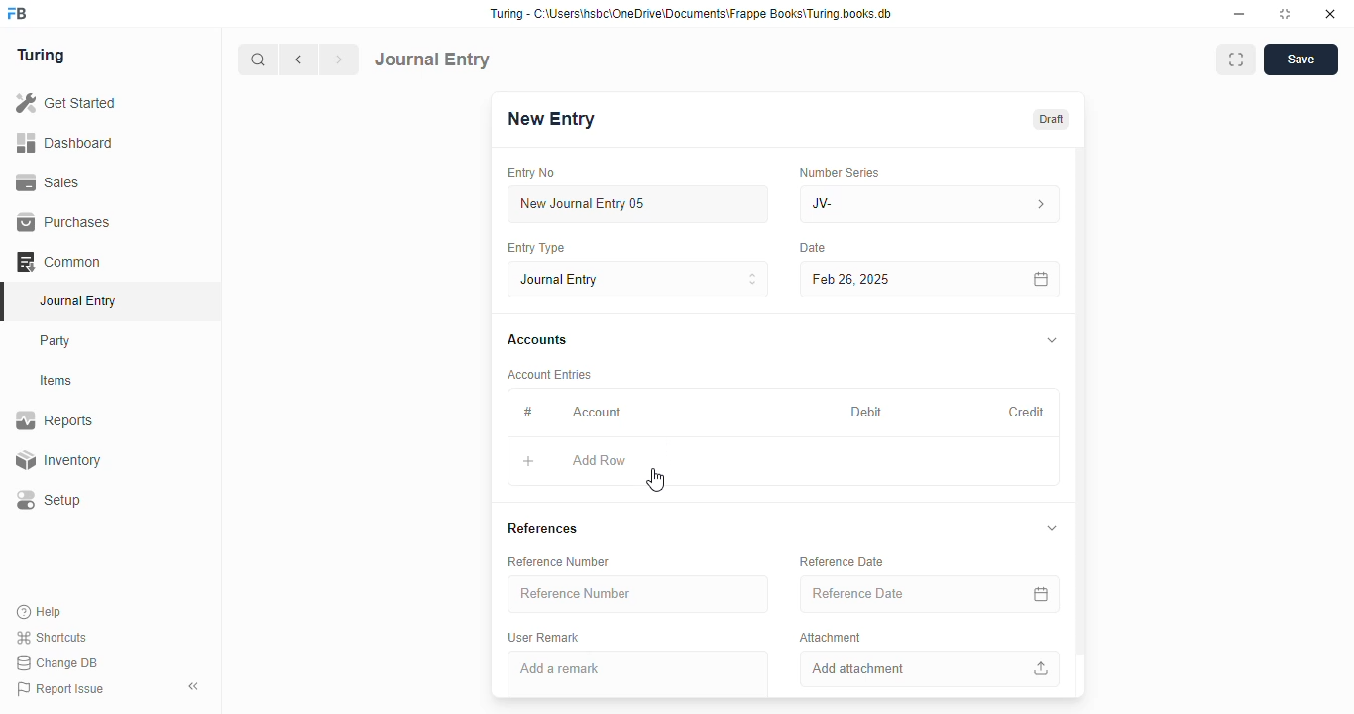 This screenshot has width=1354, height=714. I want to click on Feb 26, 2025, so click(887, 279).